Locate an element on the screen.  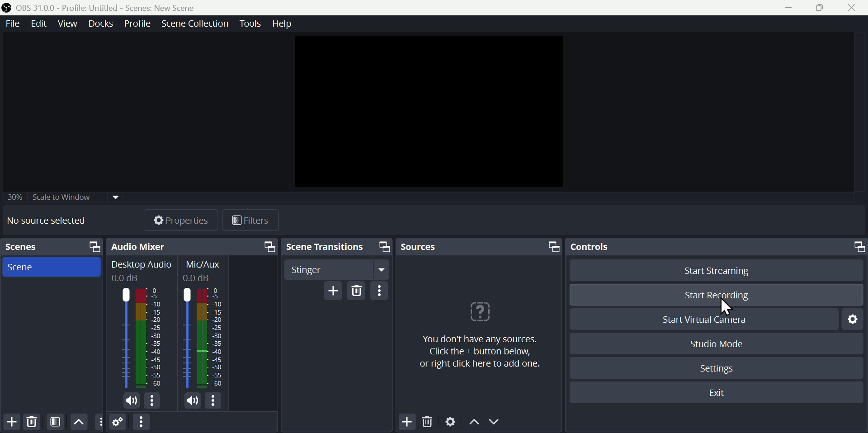
Start recording is located at coordinates (716, 294).